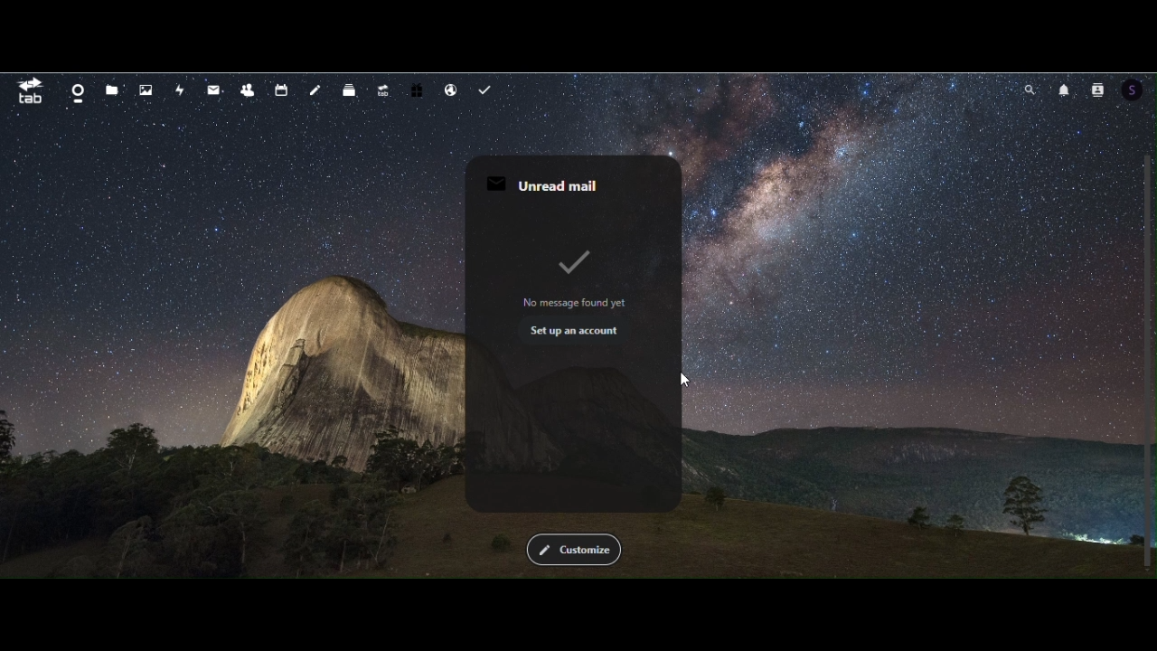 The width and height of the screenshot is (1157, 651). Describe the element at coordinates (214, 90) in the screenshot. I see `mail` at that location.